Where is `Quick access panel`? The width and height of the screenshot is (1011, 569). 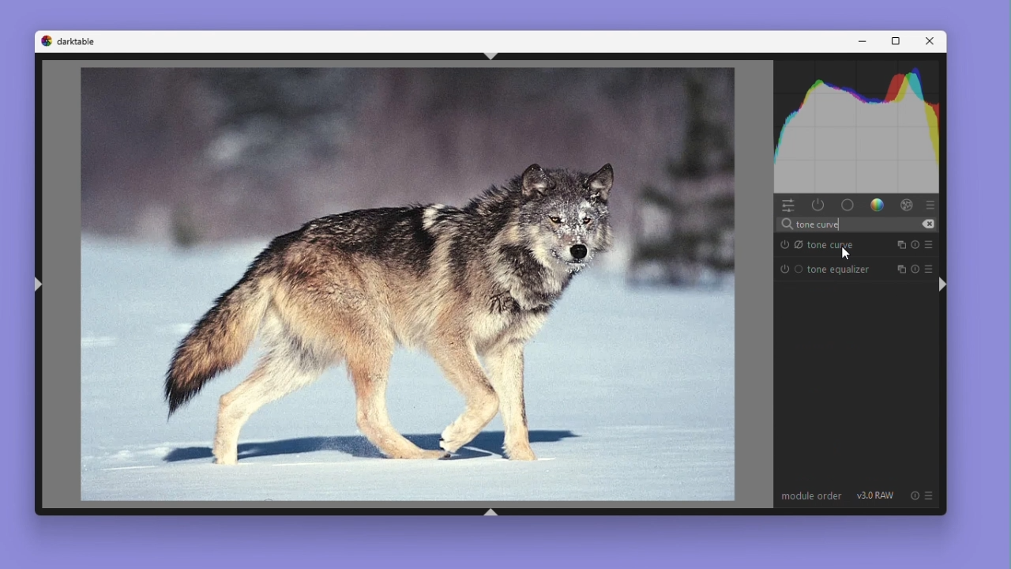 Quick access panel is located at coordinates (788, 205).